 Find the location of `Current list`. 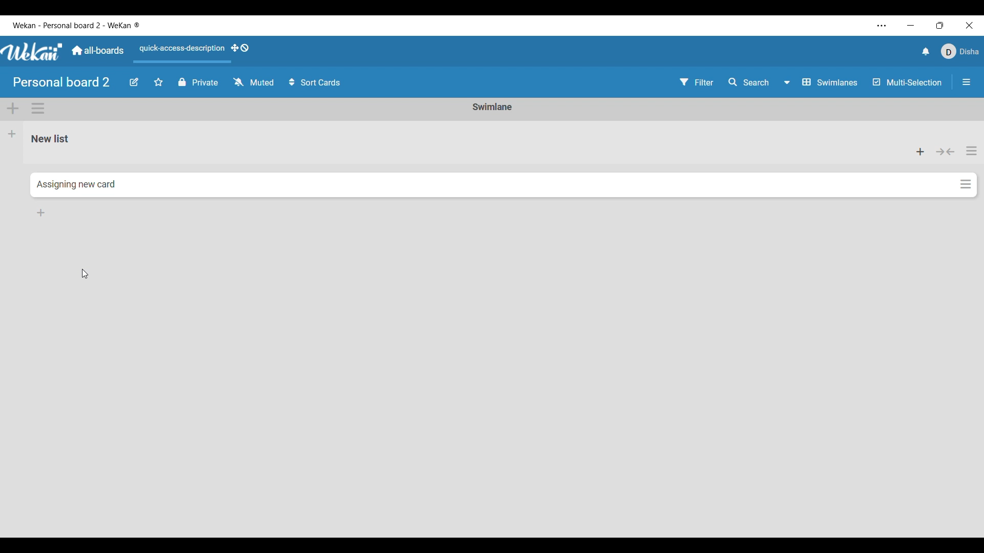

Current list is located at coordinates (458, 138).